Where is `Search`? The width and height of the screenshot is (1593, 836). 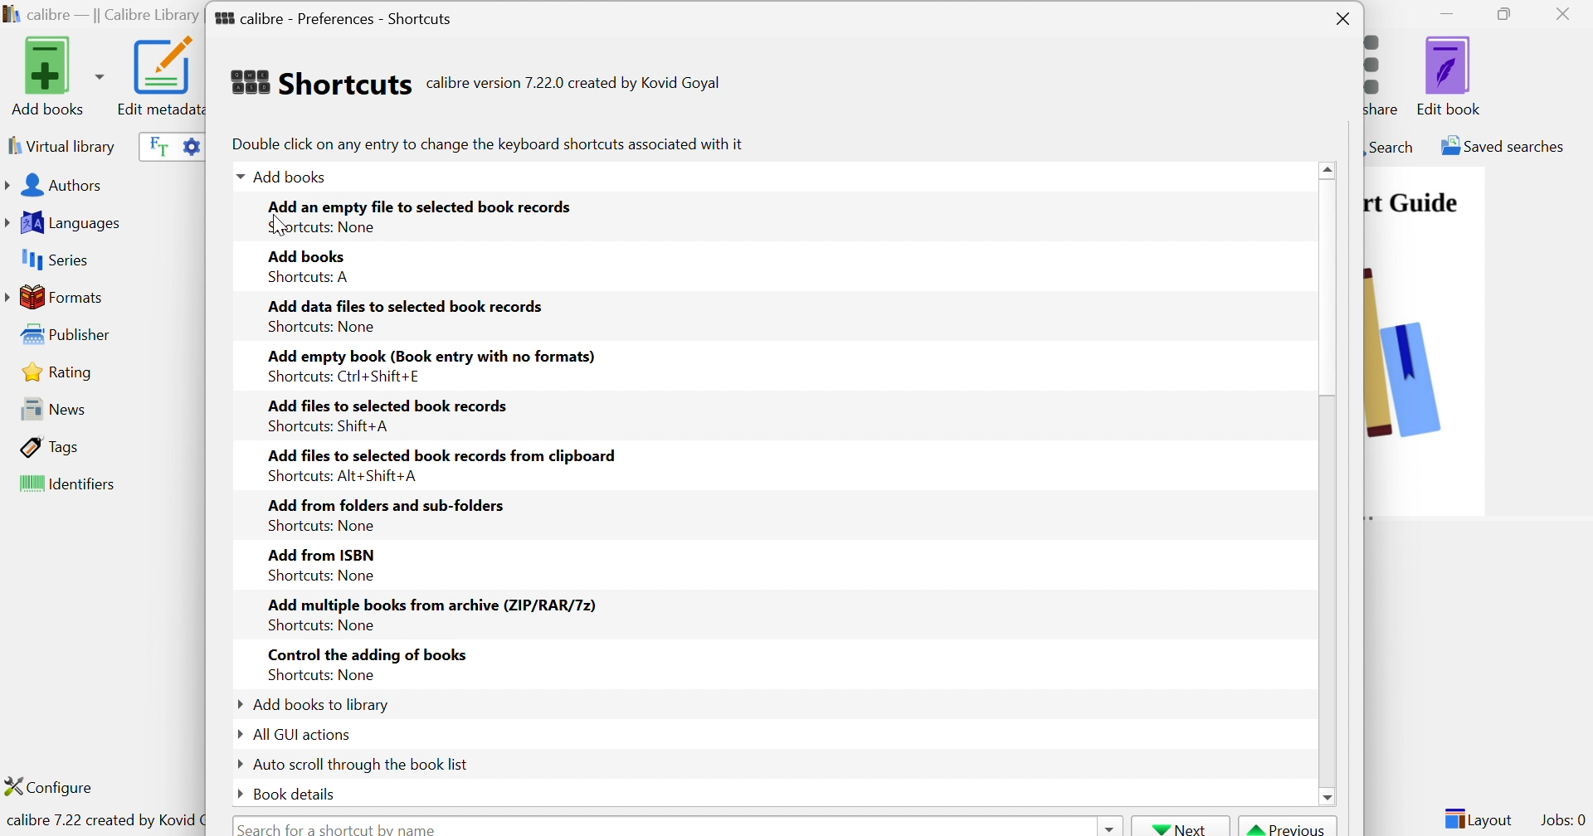
Search is located at coordinates (1390, 146).